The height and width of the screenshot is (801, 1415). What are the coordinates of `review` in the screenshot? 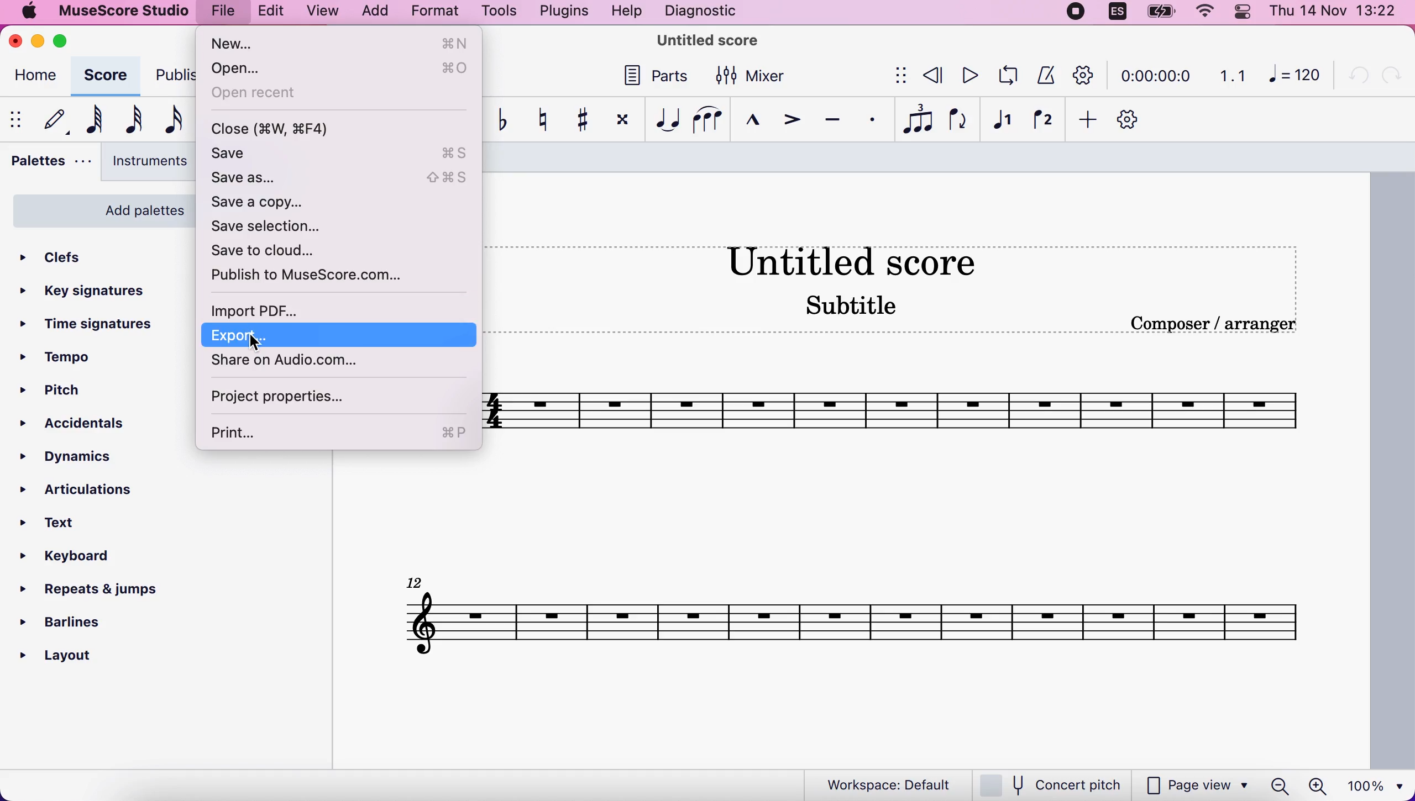 It's located at (931, 77).